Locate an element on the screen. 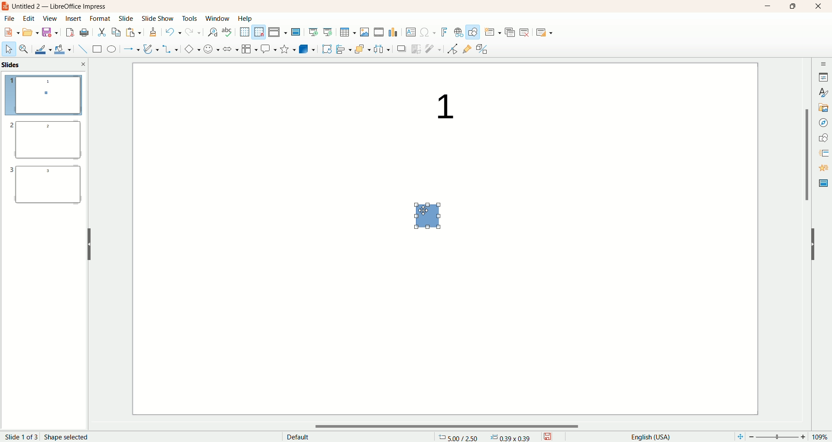 The width and height of the screenshot is (832, 442). close is located at coordinates (819, 7).